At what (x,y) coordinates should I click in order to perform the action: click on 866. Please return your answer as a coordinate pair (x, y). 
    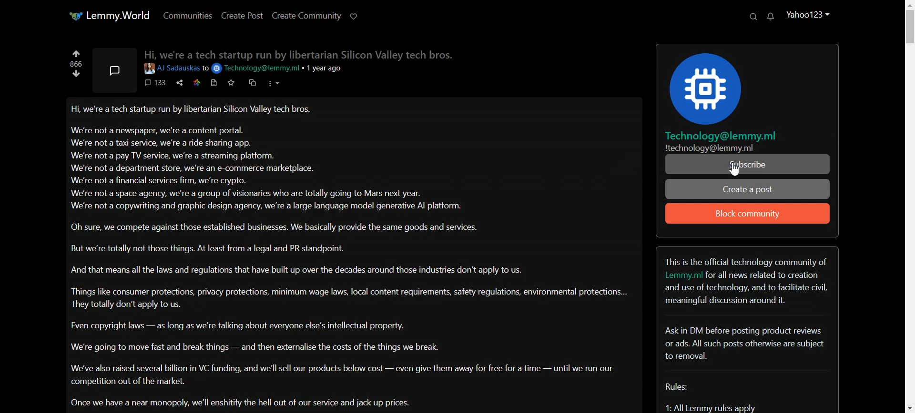
    Looking at the image, I should click on (76, 64).